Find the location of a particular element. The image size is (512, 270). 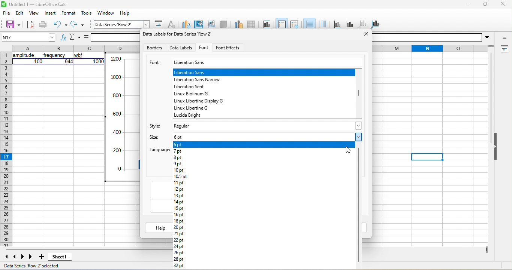

format is located at coordinates (69, 13).